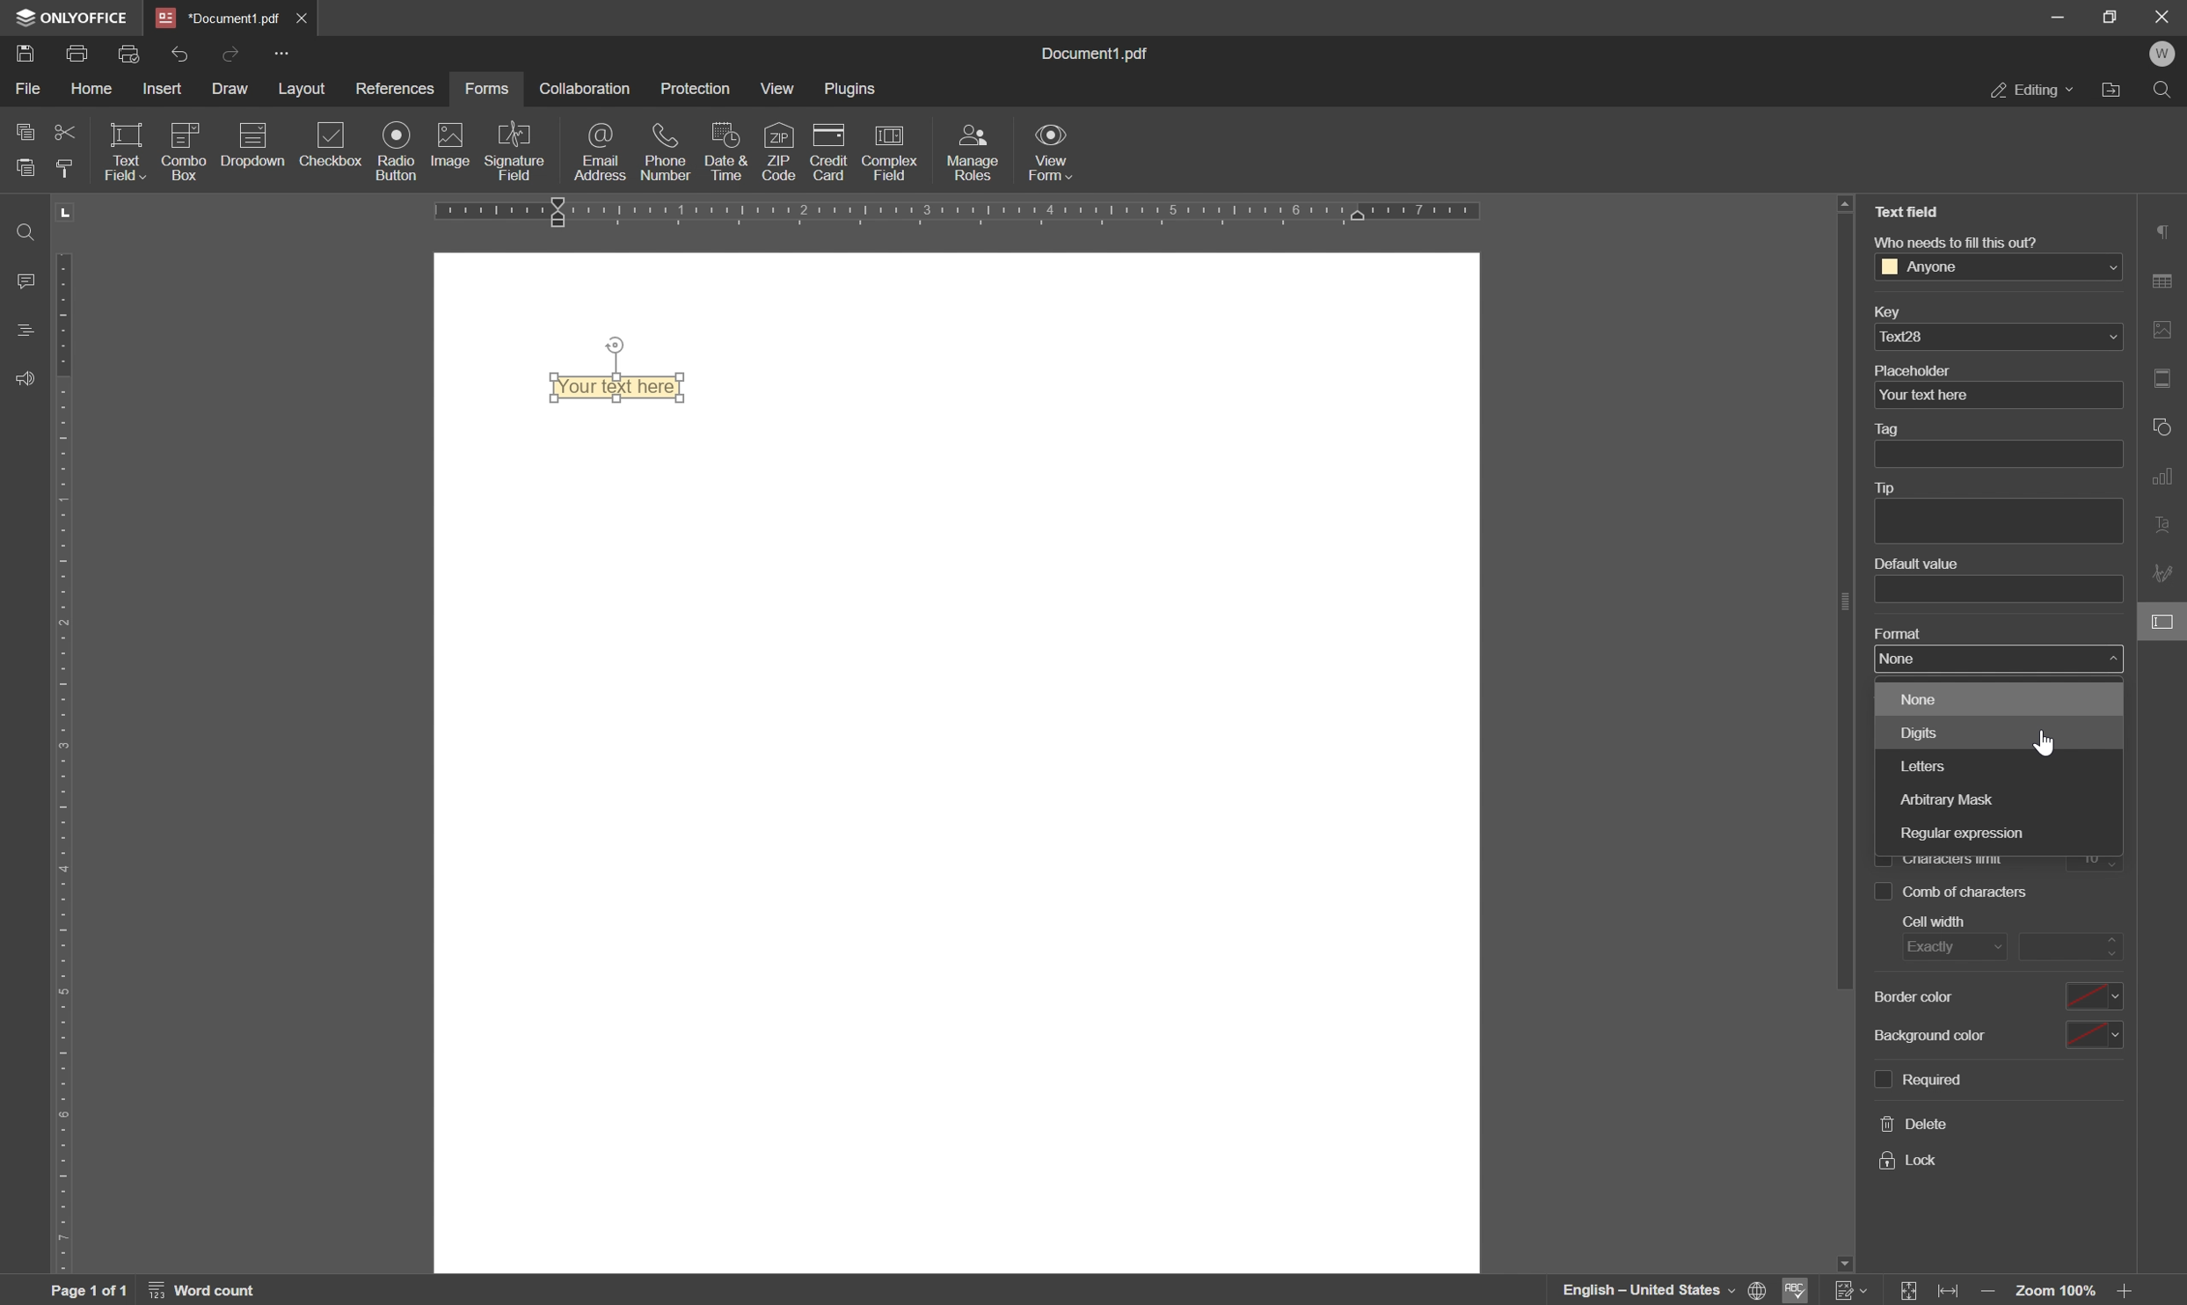 Image resolution: width=2187 pixels, height=1305 pixels. Describe the element at coordinates (2129, 1293) in the screenshot. I see `zoom out` at that location.